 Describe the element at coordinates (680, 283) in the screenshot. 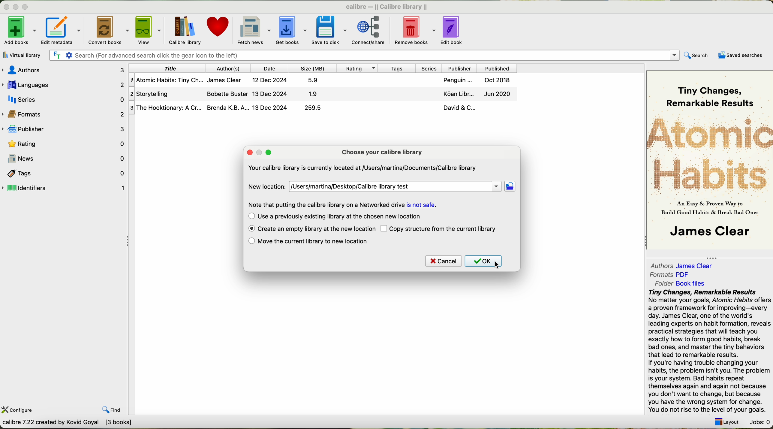

I see `folder: Book Files` at that location.